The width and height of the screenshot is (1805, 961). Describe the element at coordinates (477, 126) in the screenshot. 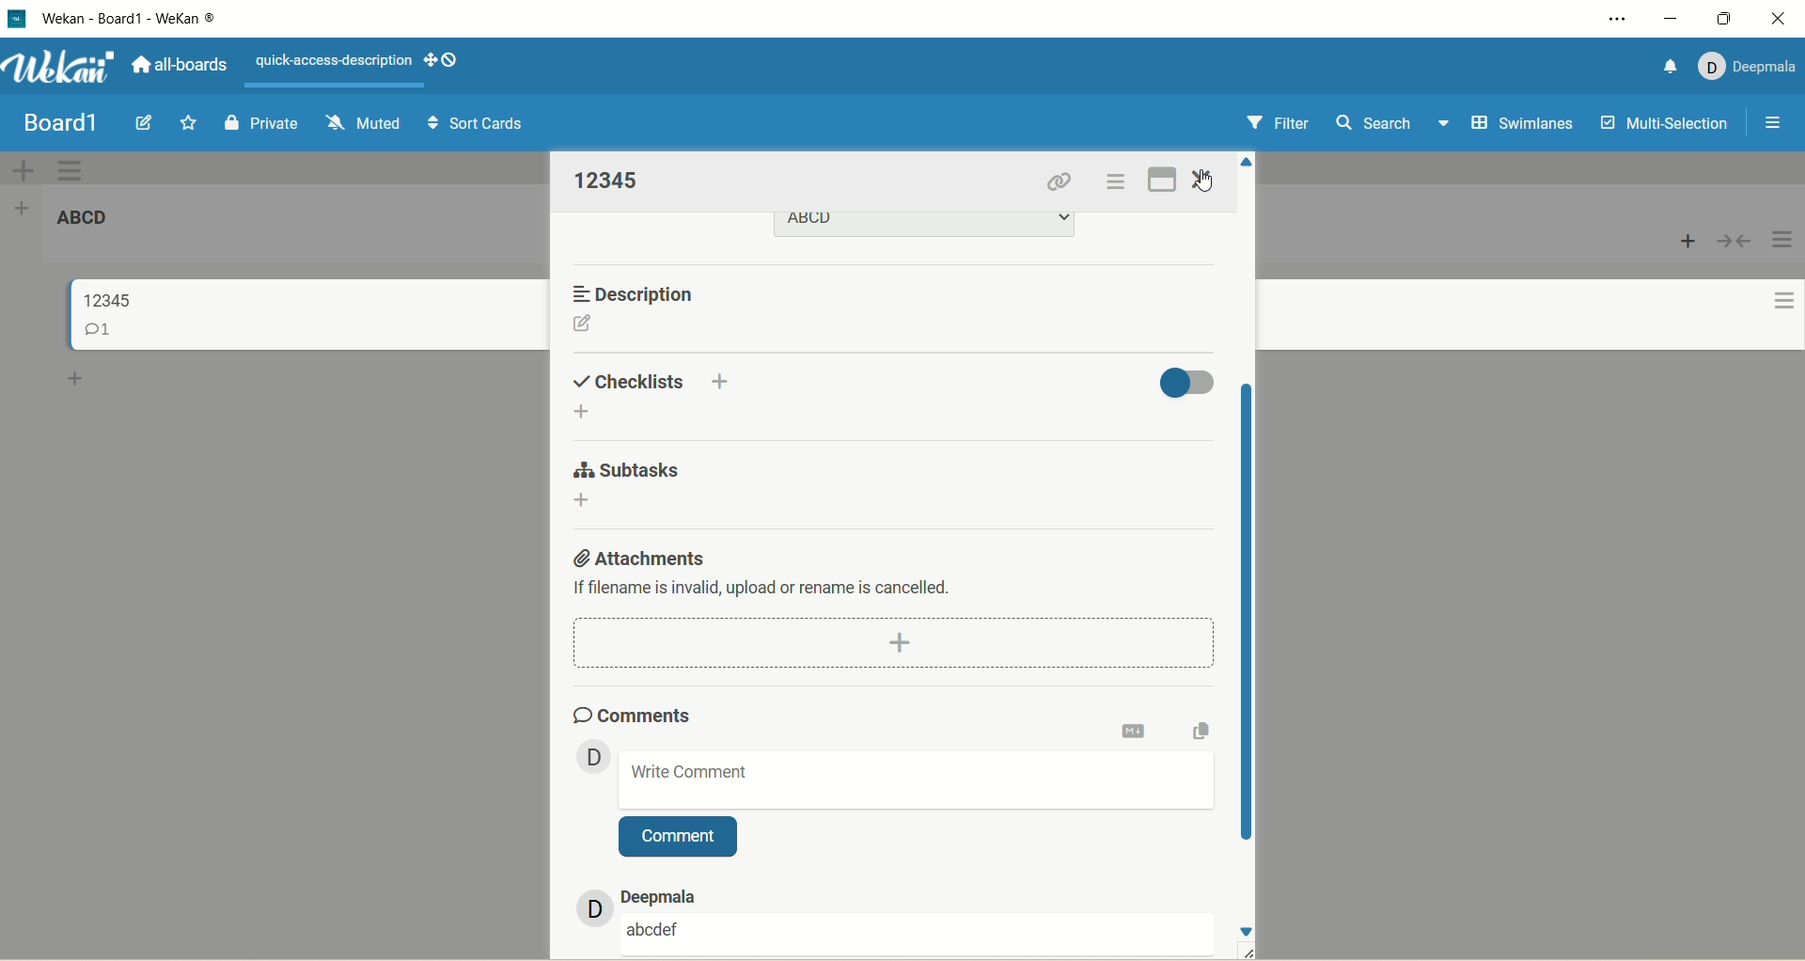

I see `sort cards` at that location.